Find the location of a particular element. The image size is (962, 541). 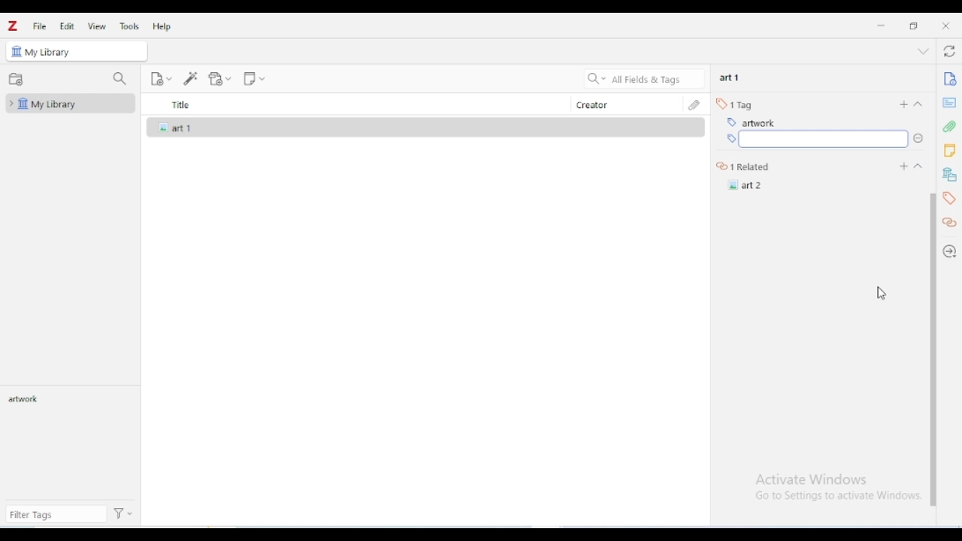

artwork is located at coordinates (26, 400).